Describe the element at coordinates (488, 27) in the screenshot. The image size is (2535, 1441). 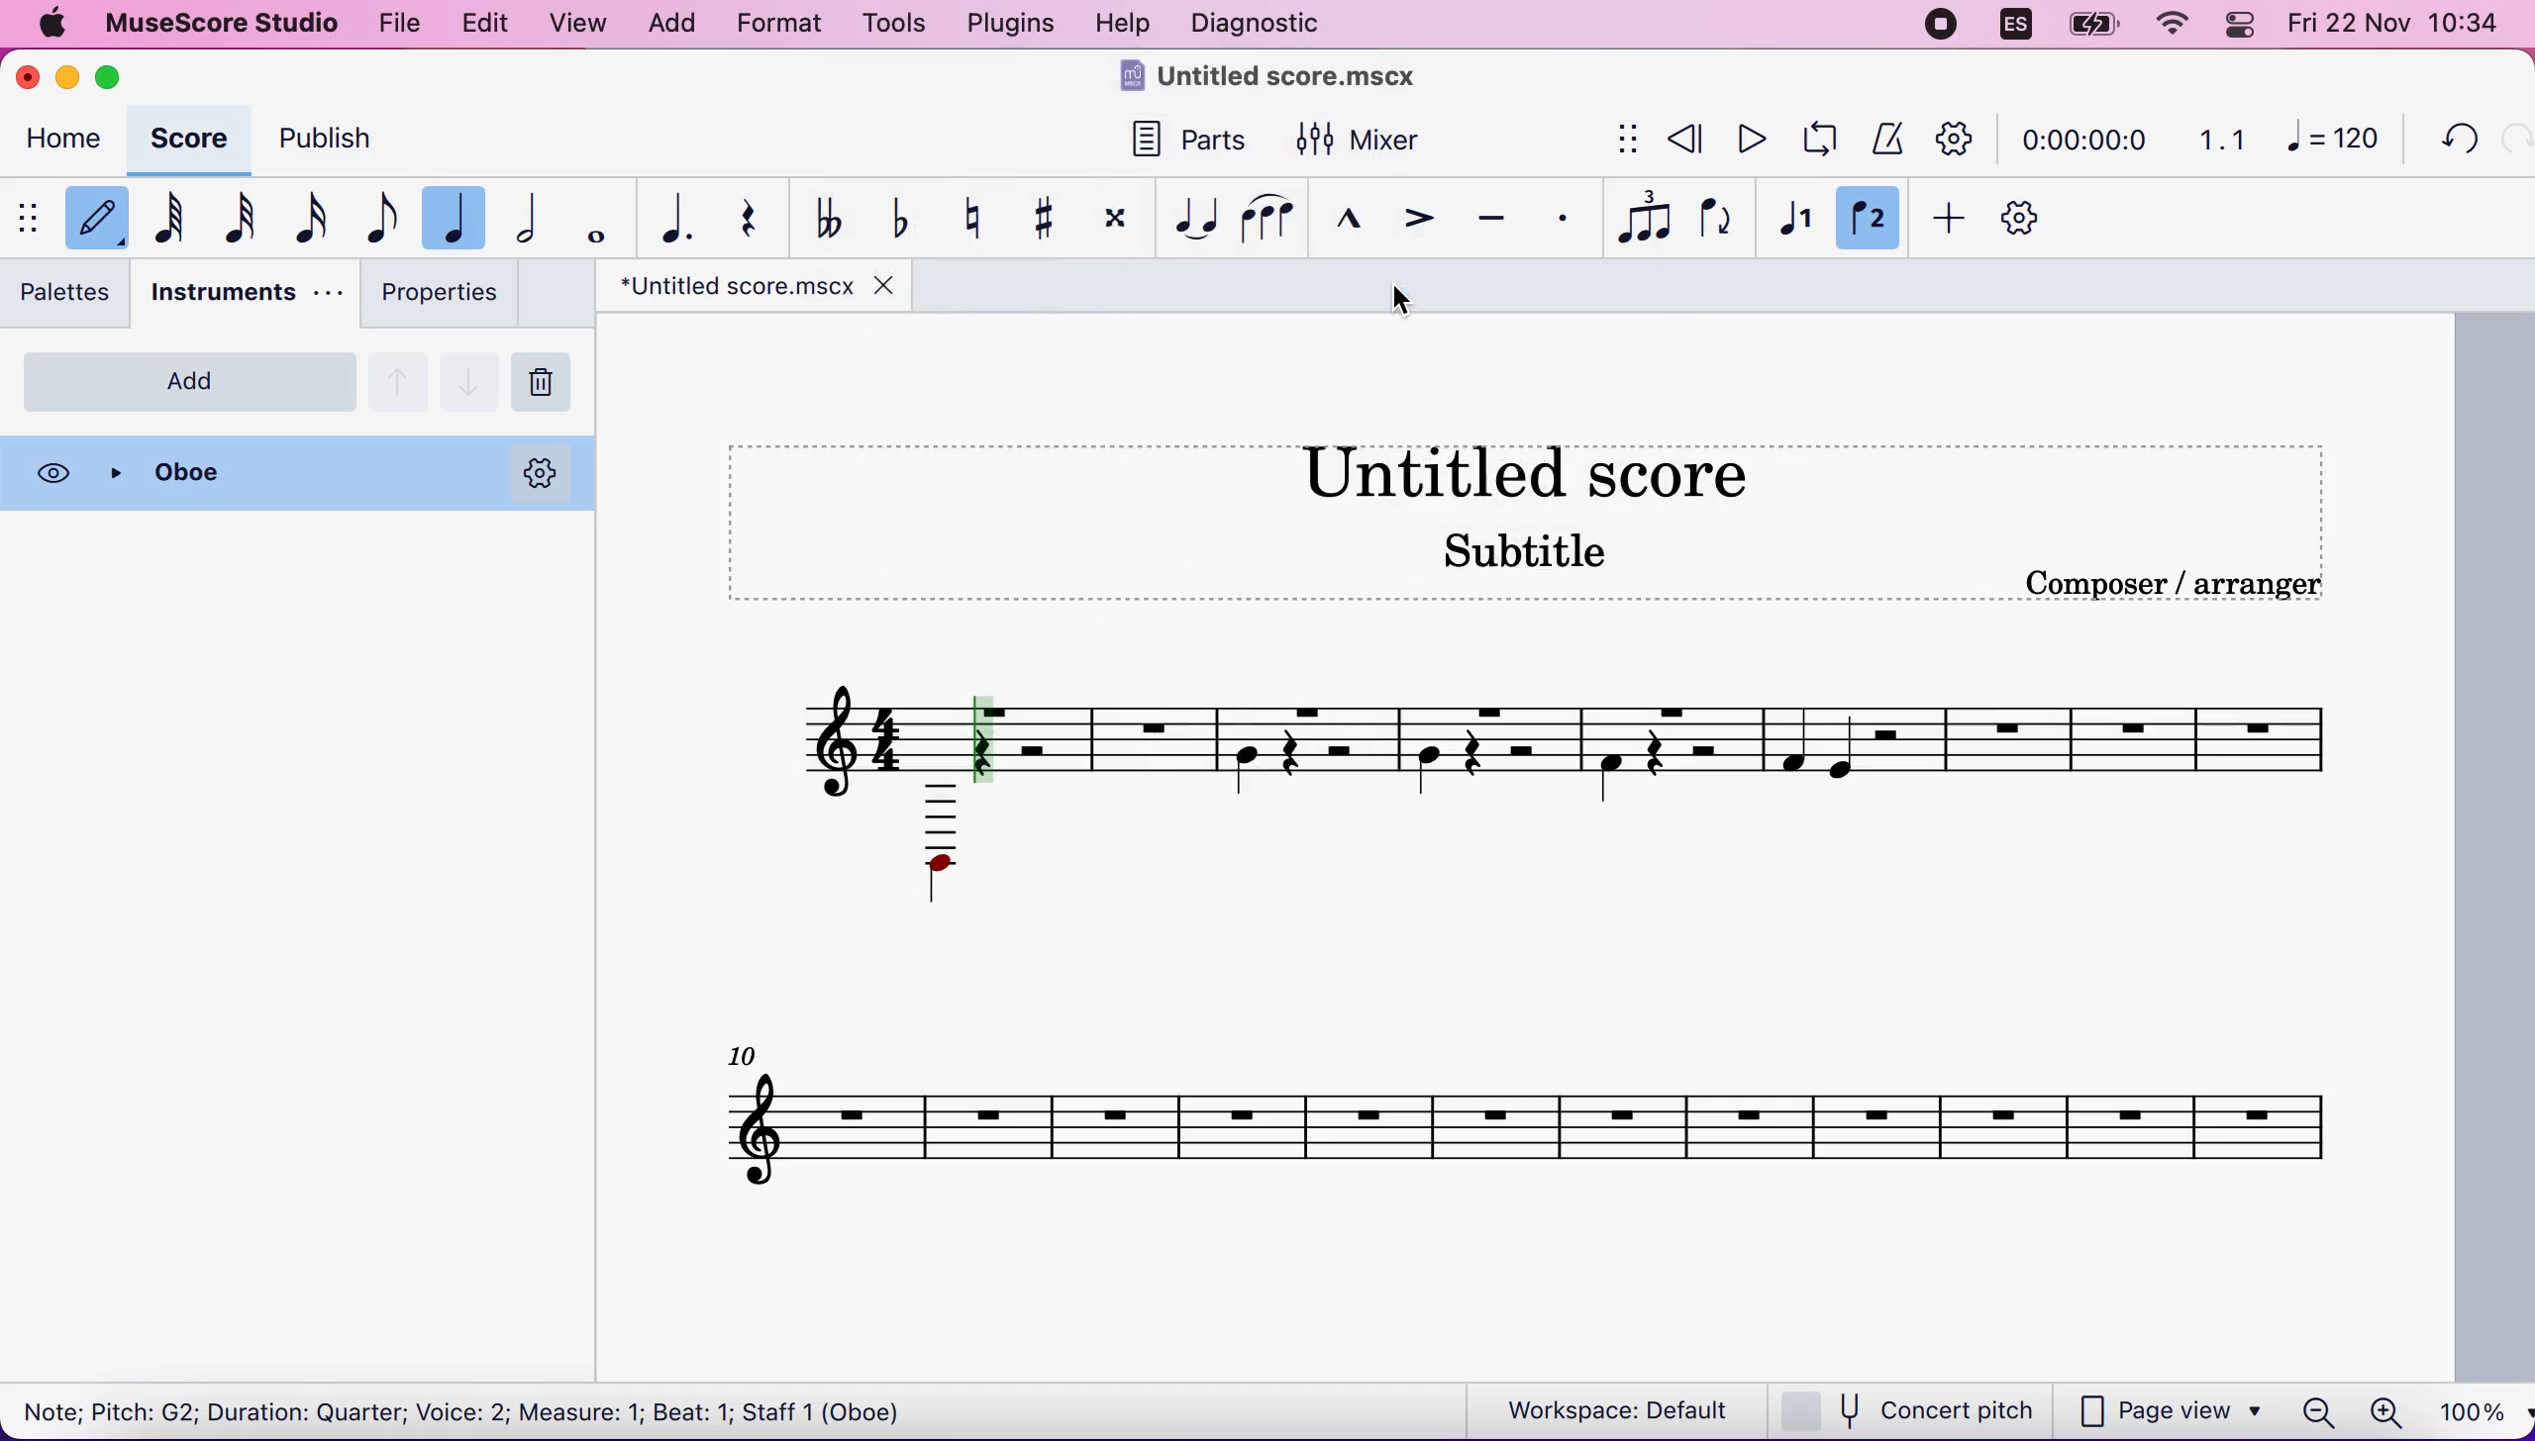
I see `edit` at that location.